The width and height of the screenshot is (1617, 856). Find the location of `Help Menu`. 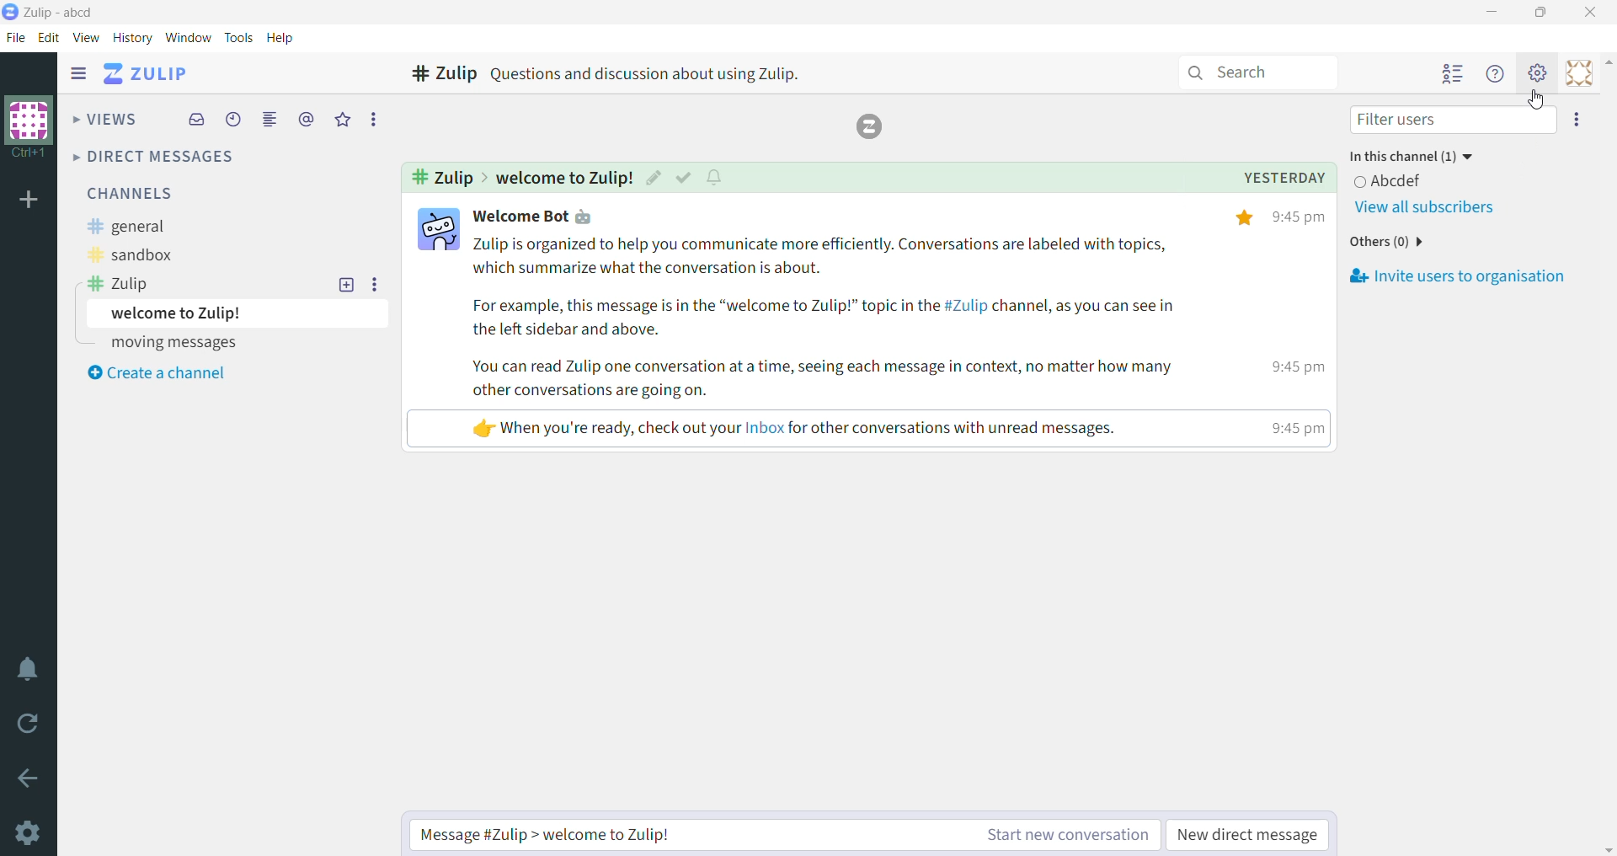

Help Menu is located at coordinates (1497, 74).